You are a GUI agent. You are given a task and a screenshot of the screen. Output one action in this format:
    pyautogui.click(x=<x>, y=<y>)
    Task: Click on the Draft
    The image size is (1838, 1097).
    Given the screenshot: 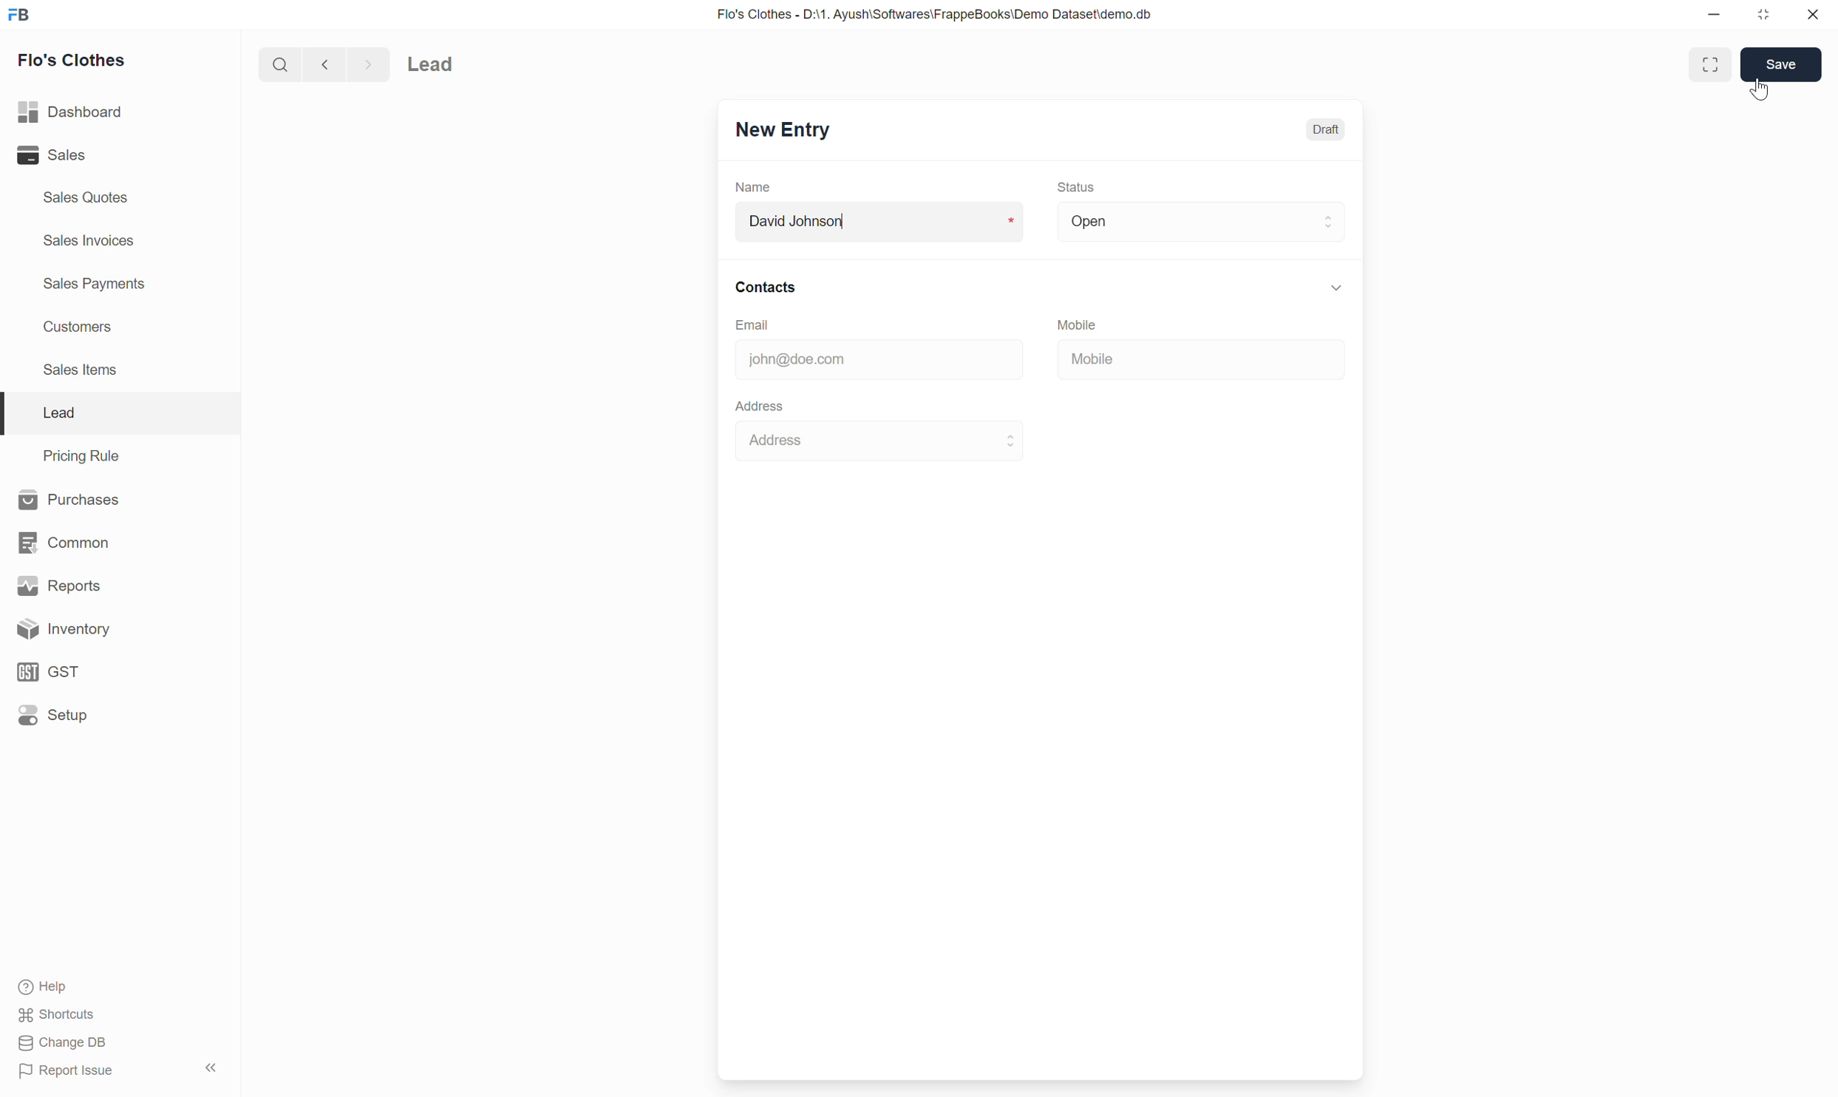 What is the action you would take?
    pyautogui.click(x=1325, y=129)
    